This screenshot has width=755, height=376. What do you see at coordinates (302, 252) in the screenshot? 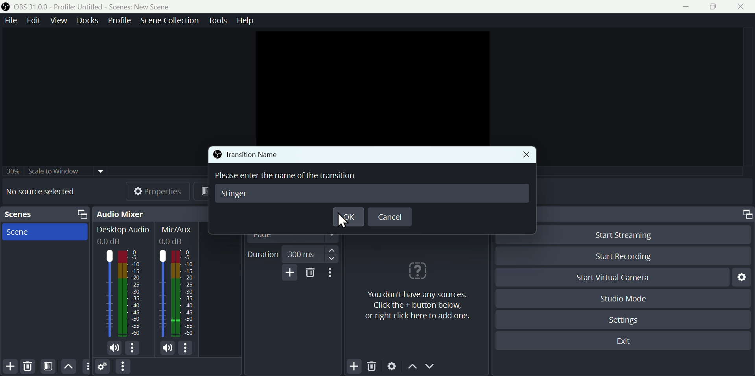
I see `30MS` at bounding box center [302, 252].